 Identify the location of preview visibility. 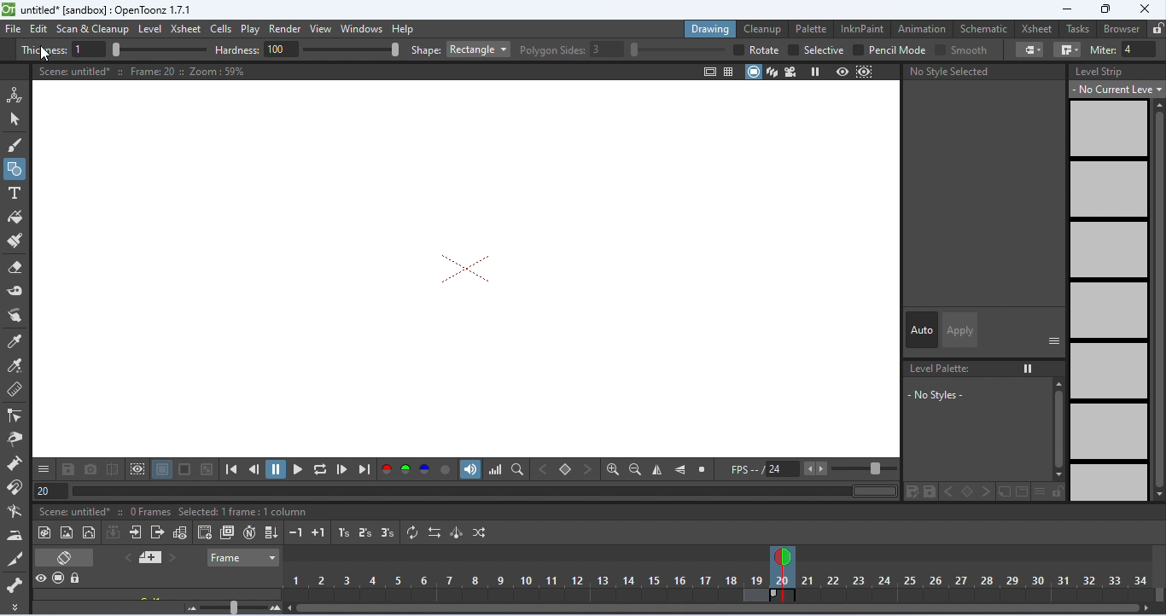
(39, 578).